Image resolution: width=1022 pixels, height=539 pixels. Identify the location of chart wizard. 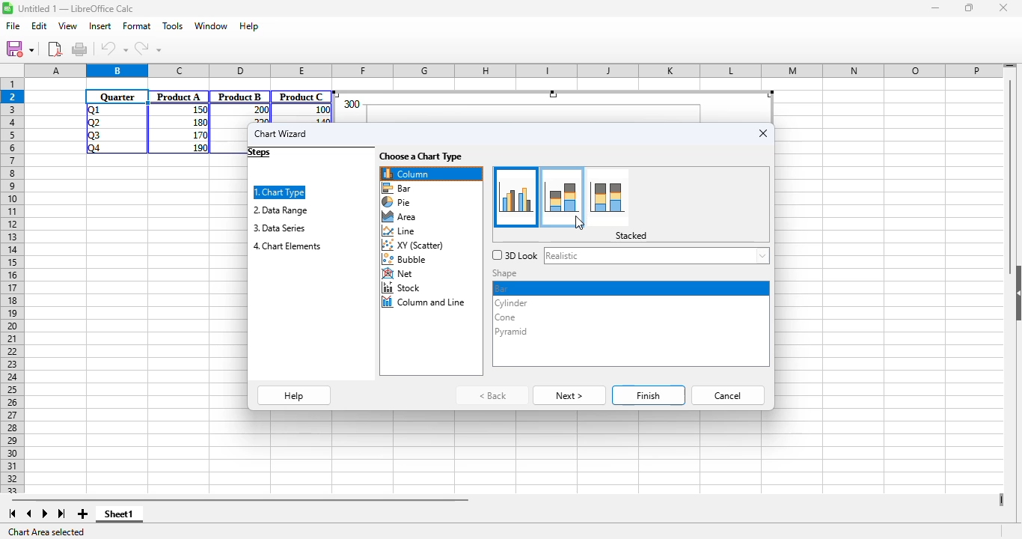
(281, 133).